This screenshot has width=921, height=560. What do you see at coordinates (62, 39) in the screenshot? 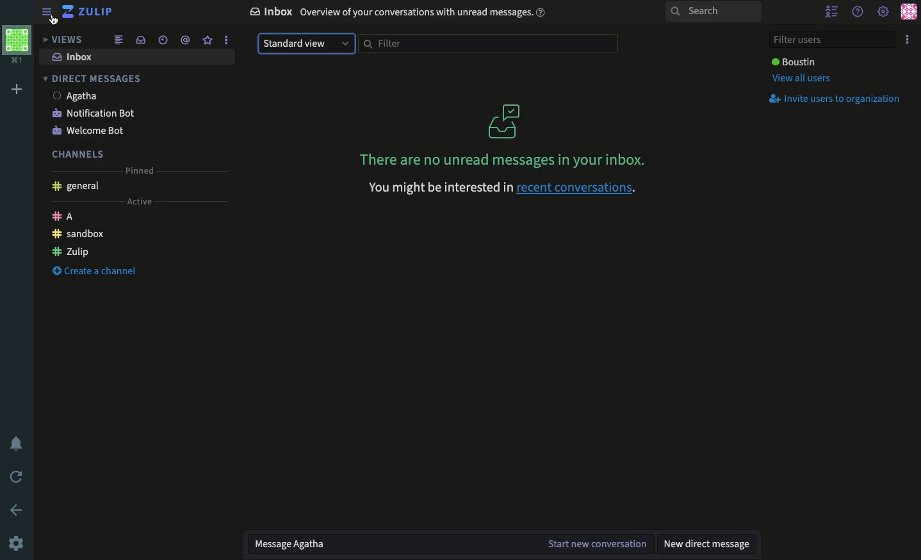
I see `Views` at bounding box center [62, 39].